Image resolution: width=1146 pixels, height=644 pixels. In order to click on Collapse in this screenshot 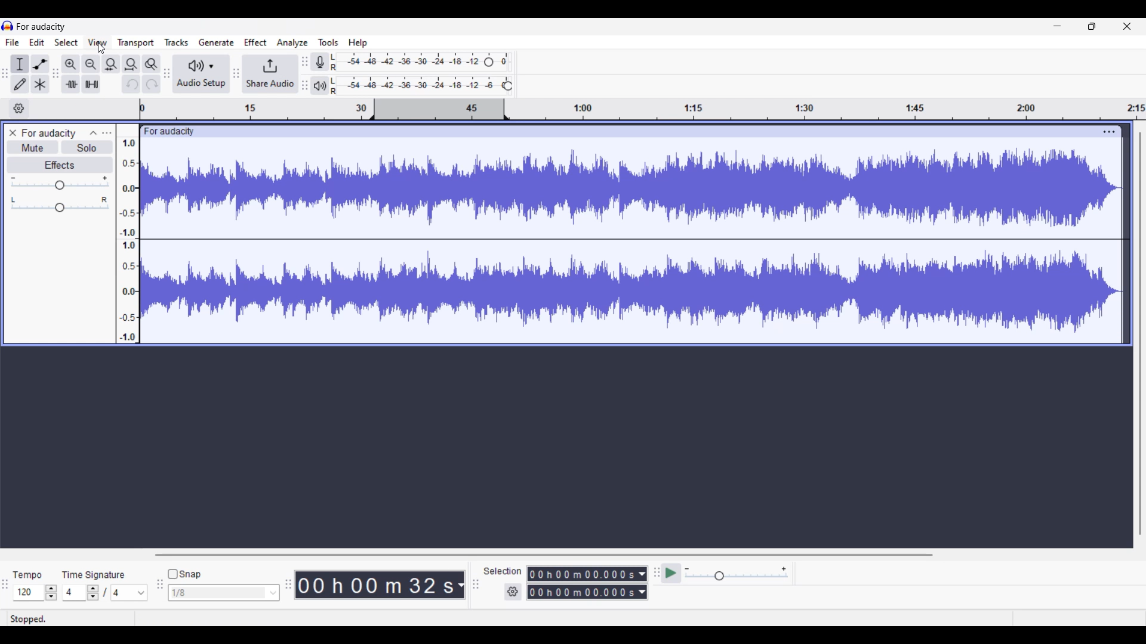, I will do `click(94, 133)`.